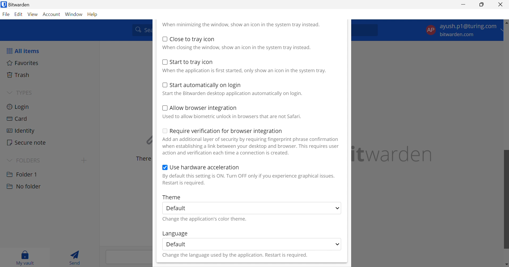 This screenshot has width=509, height=267. What do you see at coordinates (22, 51) in the screenshot?
I see `All items` at bounding box center [22, 51].